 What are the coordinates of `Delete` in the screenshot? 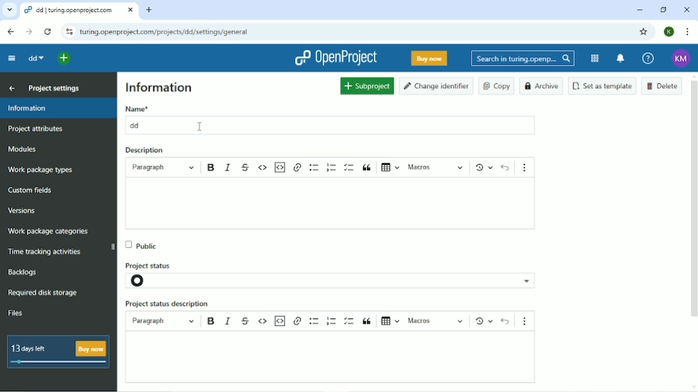 It's located at (662, 86).